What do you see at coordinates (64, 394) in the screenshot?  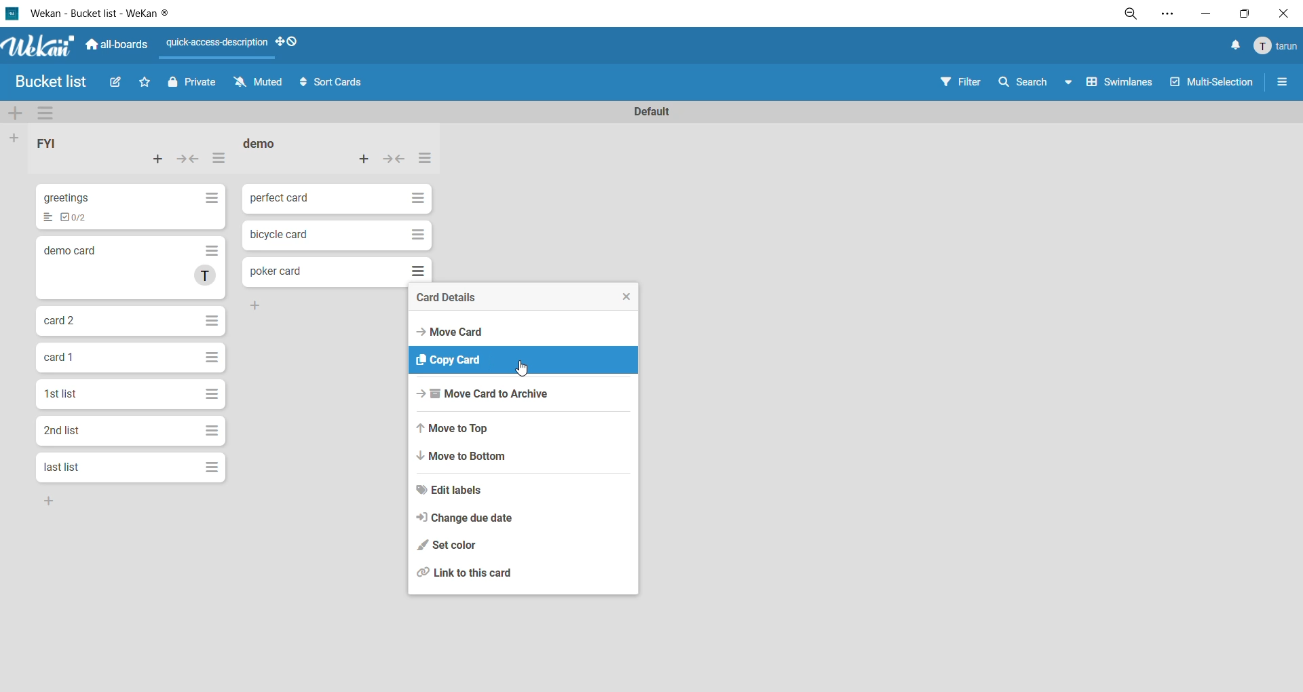 I see `1st list` at bounding box center [64, 394].